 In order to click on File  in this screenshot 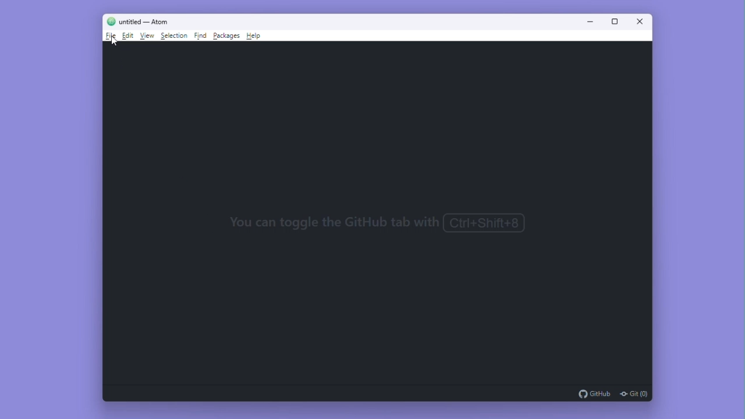, I will do `click(110, 35)`.